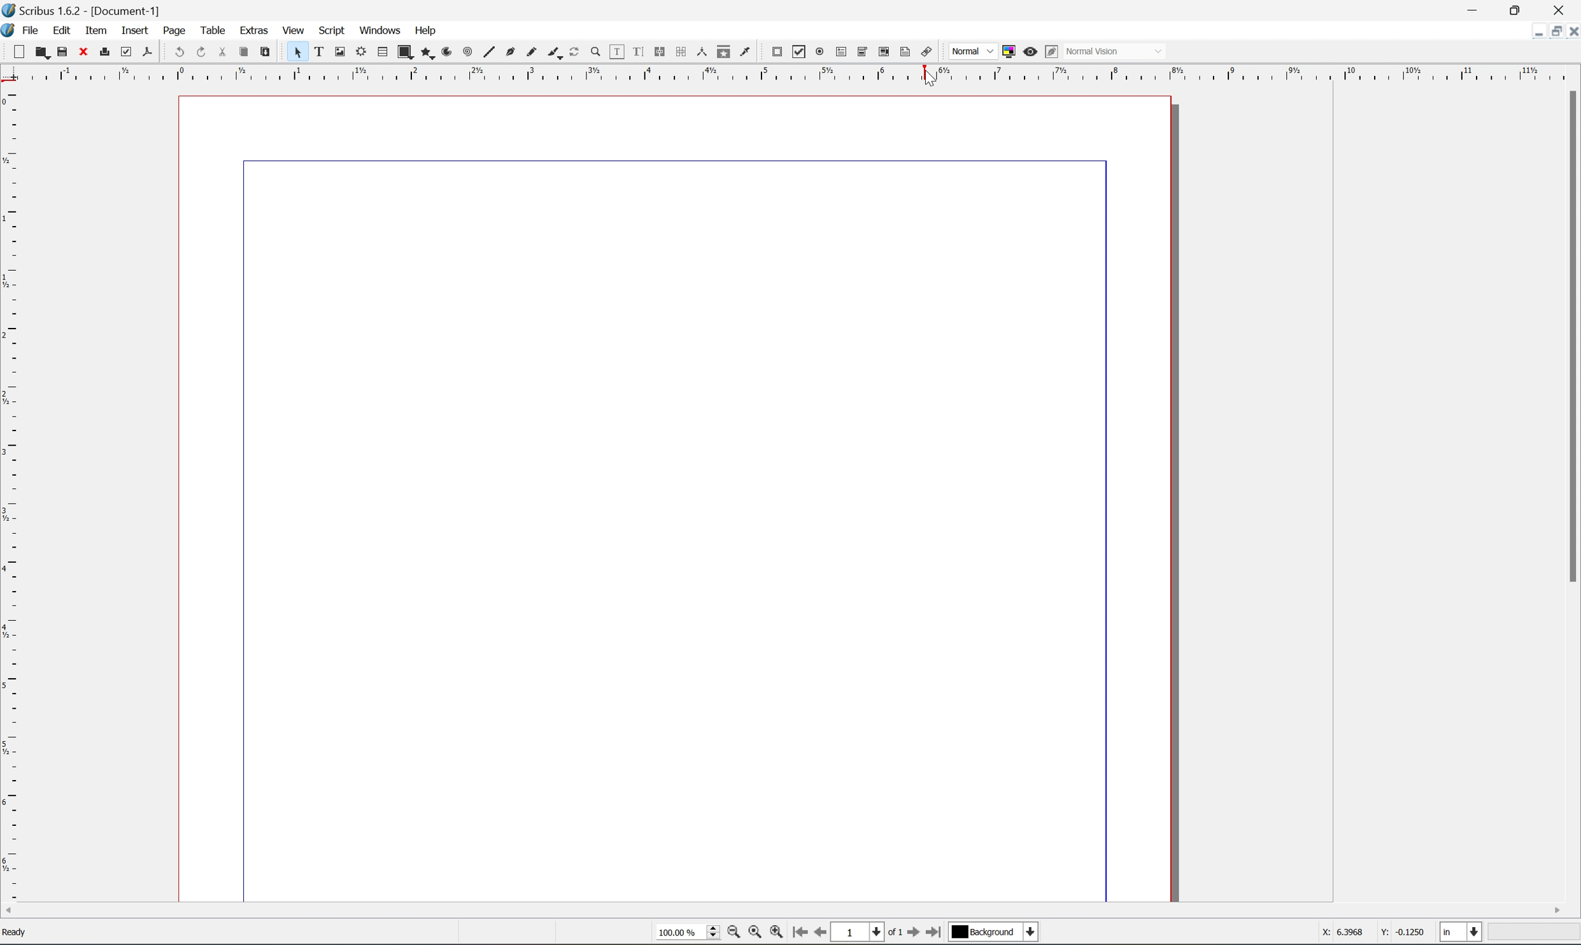  Describe the element at coordinates (799, 52) in the screenshot. I see `pdf checkbox` at that location.